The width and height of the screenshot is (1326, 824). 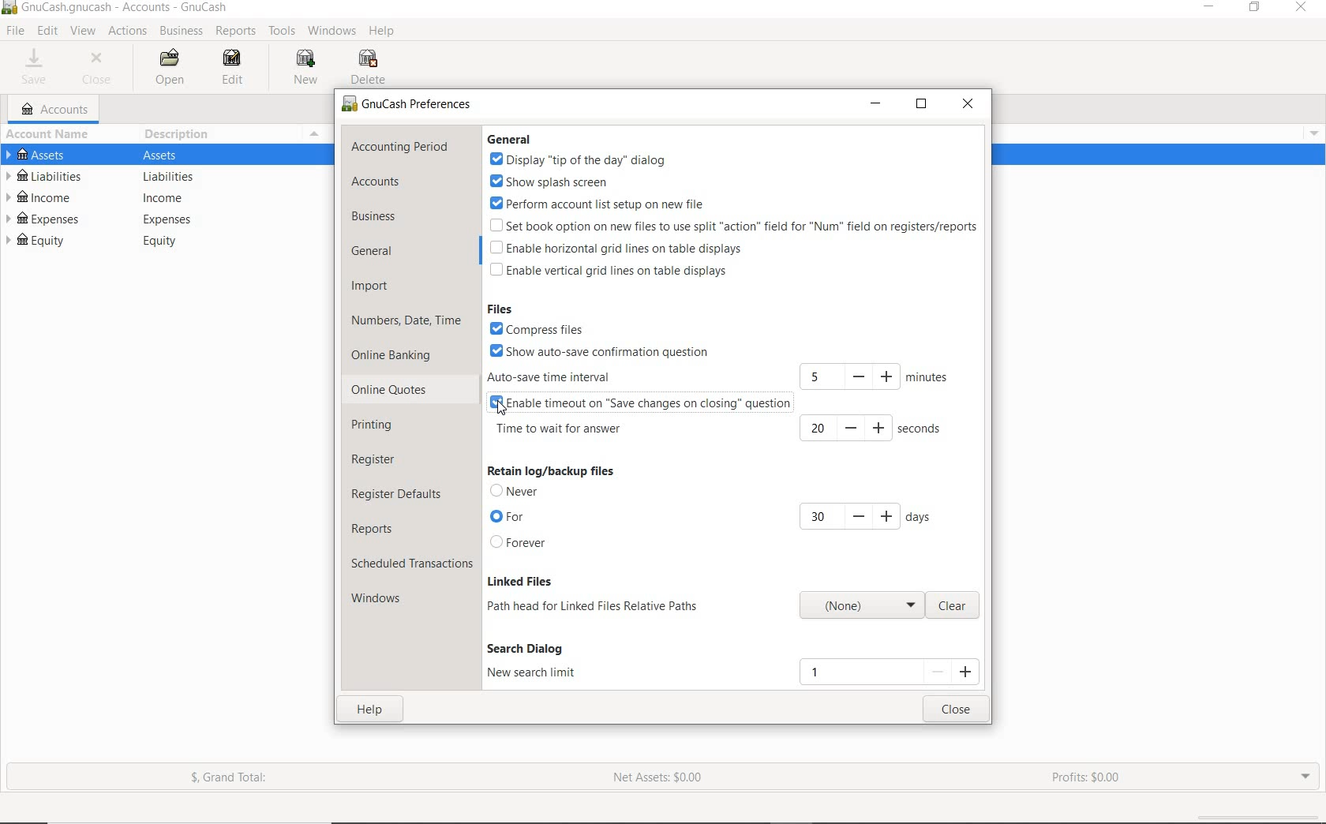 I want to click on IMPORT, so click(x=370, y=285).